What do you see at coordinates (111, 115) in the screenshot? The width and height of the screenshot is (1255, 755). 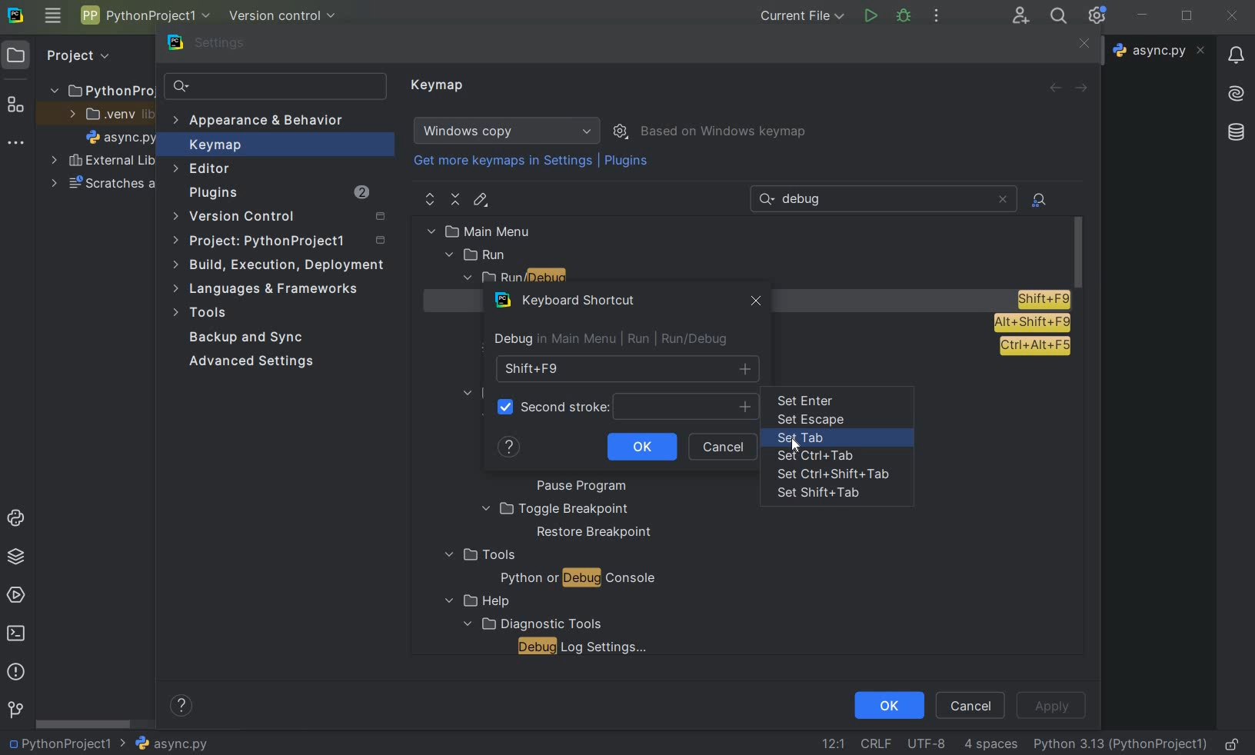 I see `.venv` at bounding box center [111, 115].